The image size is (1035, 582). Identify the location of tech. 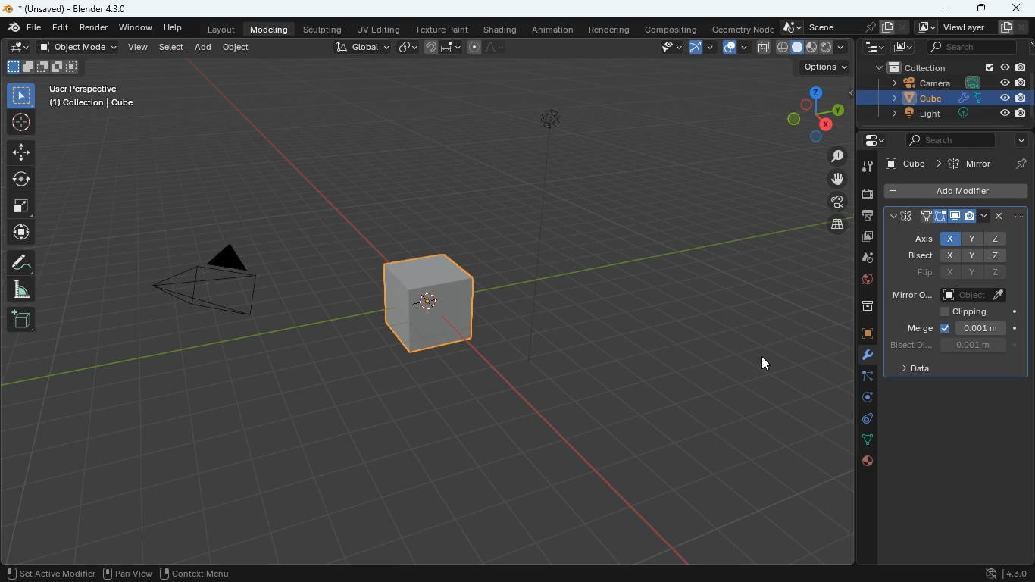
(869, 48).